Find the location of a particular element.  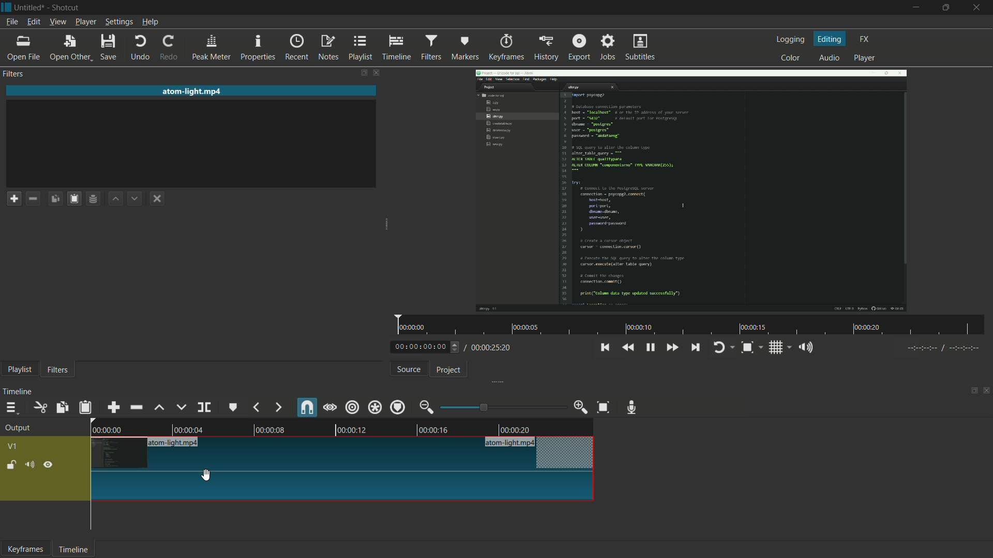

skip to the previous point is located at coordinates (605, 348).